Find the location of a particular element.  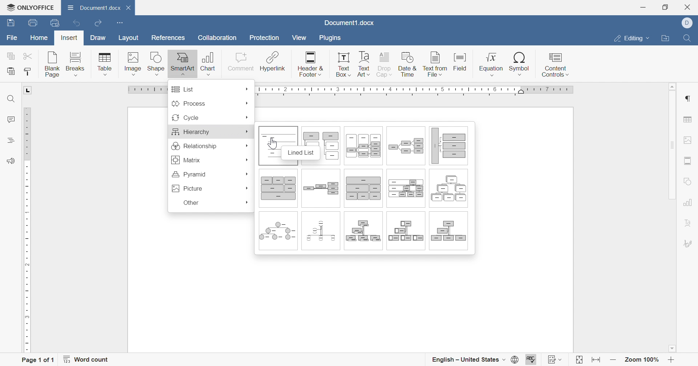

More is located at coordinates (248, 118).